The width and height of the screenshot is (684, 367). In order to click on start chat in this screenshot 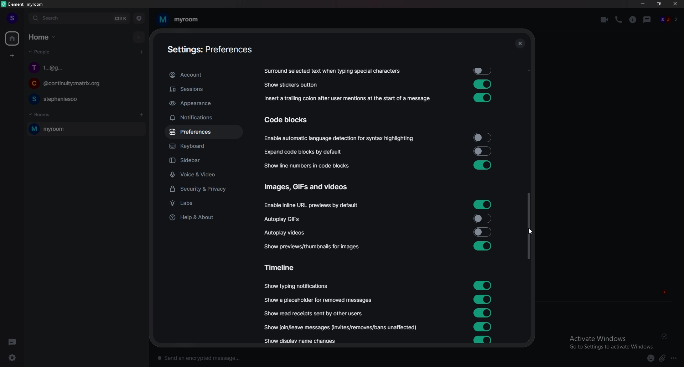, I will do `click(141, 52)`.